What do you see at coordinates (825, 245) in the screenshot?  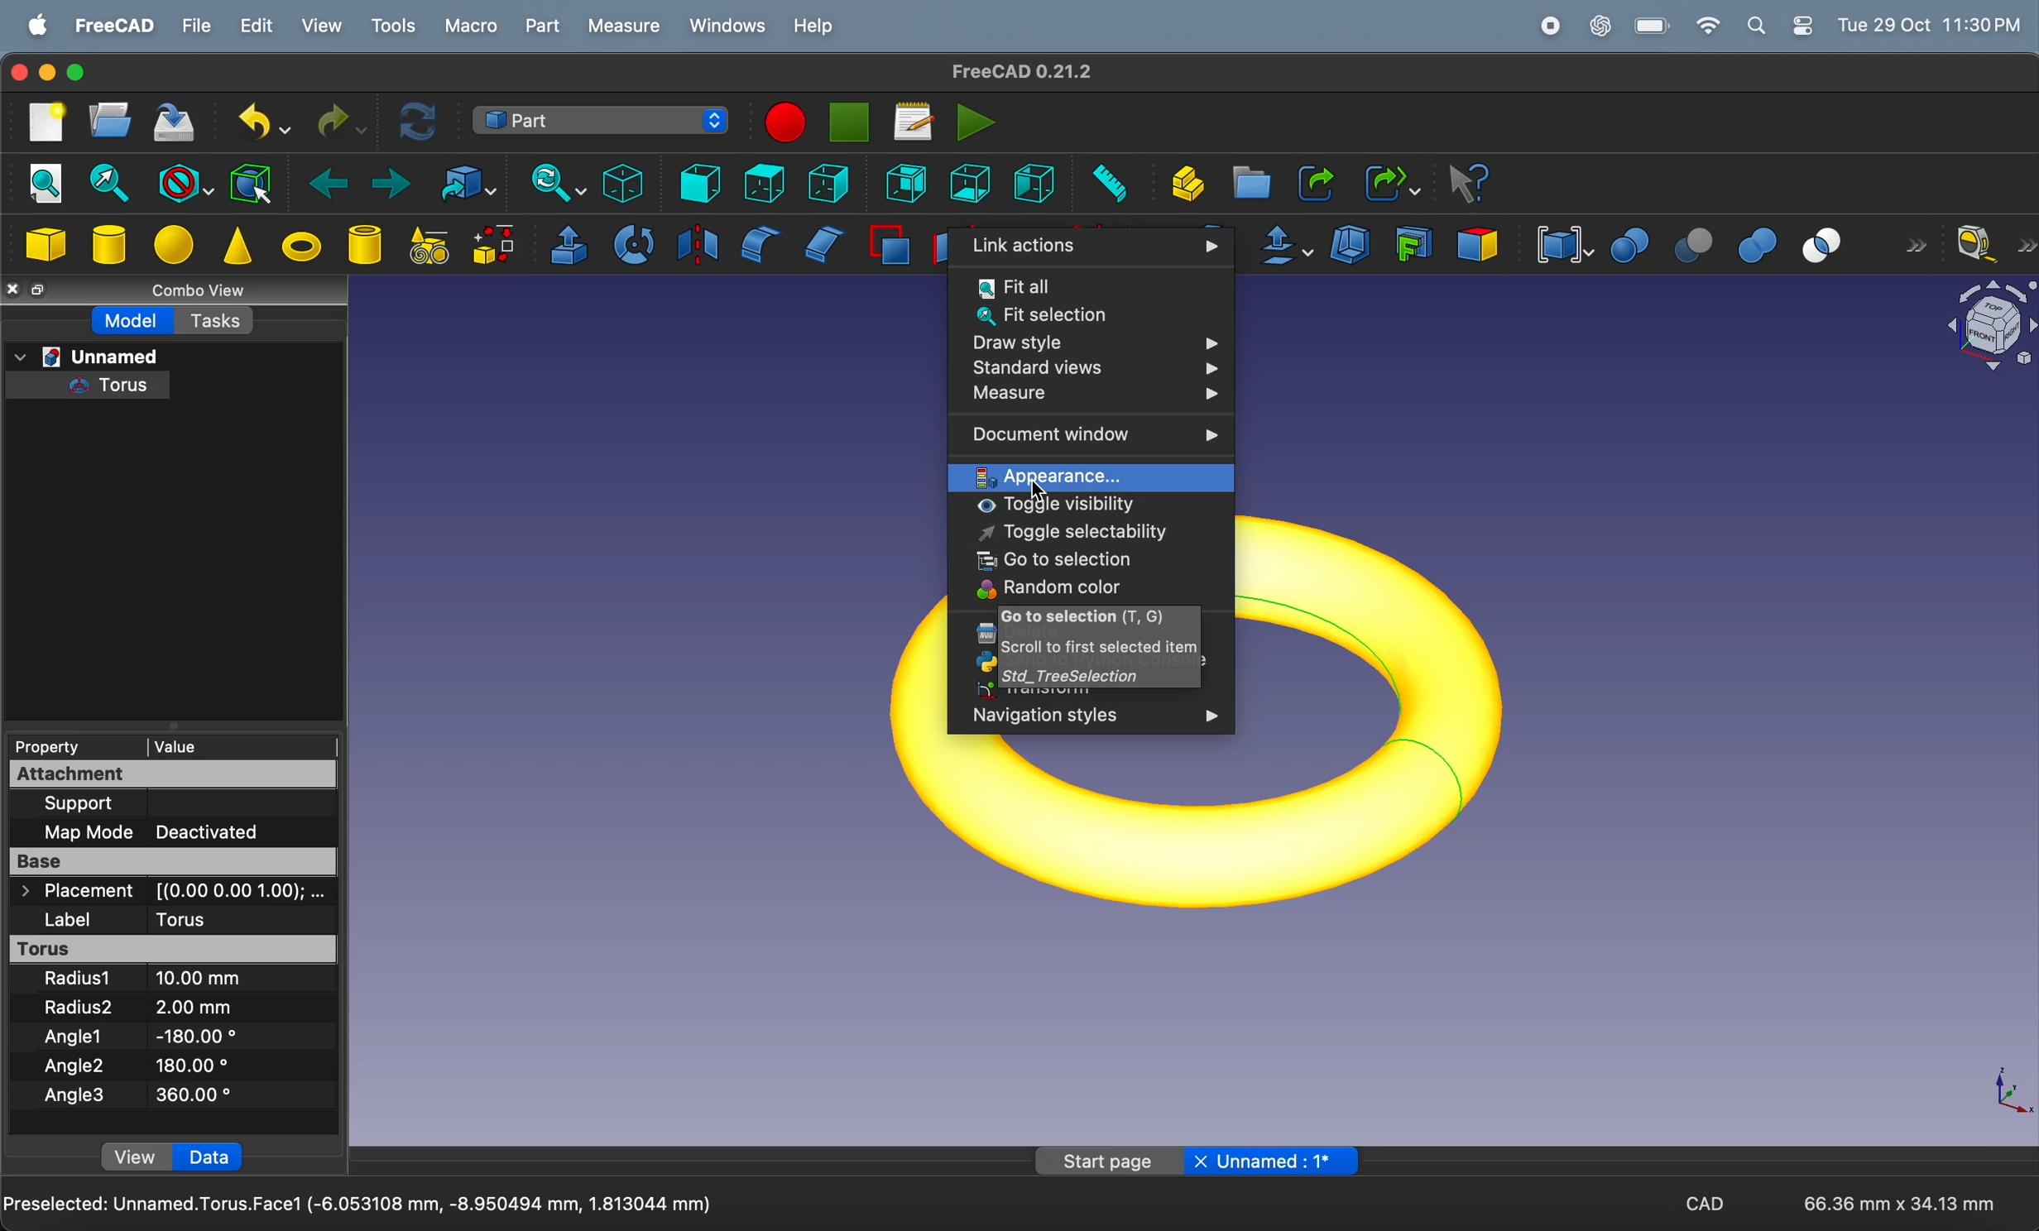 I see `chamfer` at bounding box center [825, 245].